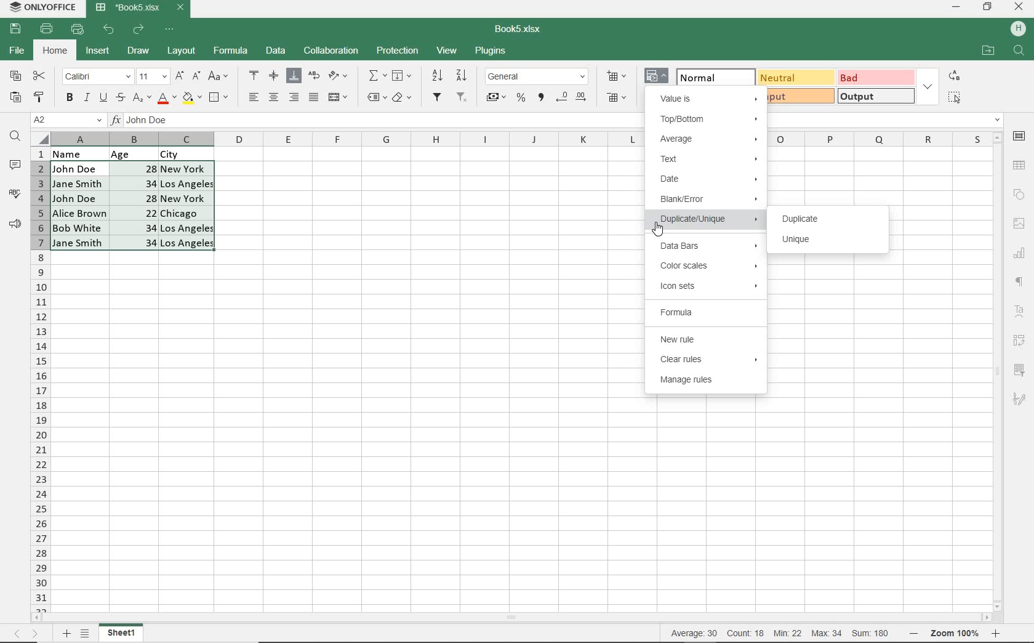 This screenshot has width=1034, height=643. Describe the element at coordinates (708, 286) in the screenshot. I see `ICON SETS` at that location.